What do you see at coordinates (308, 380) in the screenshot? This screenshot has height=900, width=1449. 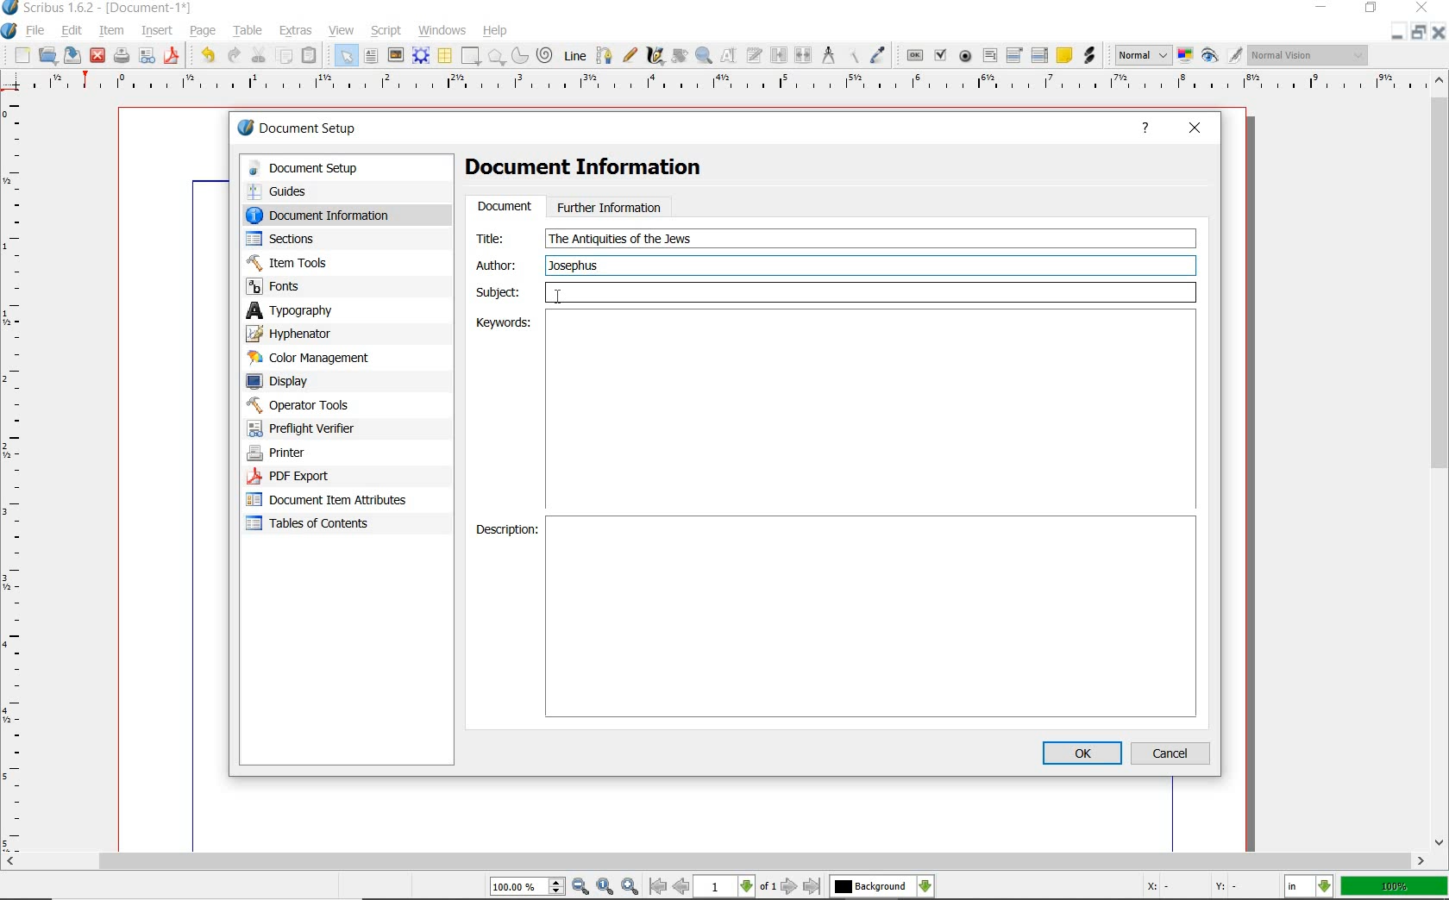 I see `display` at bounding box center [308, 380].